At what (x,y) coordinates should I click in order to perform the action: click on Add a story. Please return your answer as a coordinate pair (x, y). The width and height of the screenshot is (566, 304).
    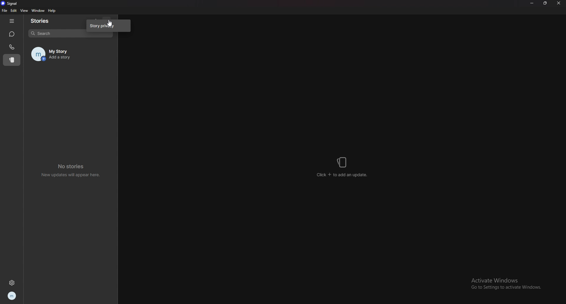
    Looking at the image, I should click on (79, 59).